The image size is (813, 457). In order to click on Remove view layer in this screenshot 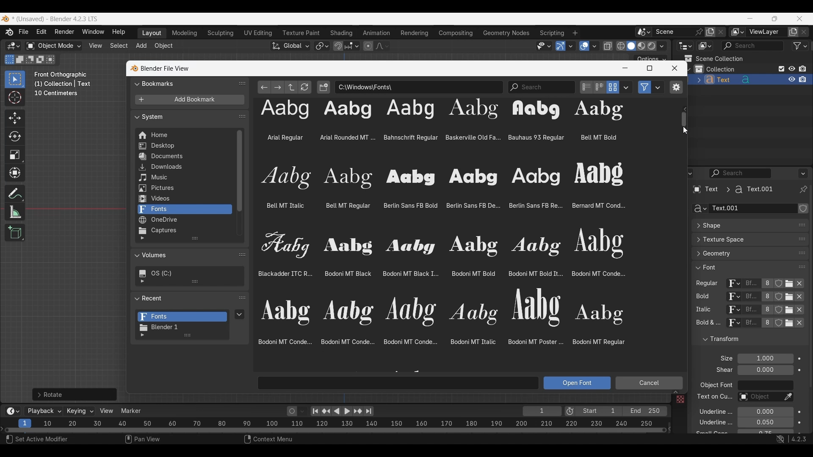, I will do `click(804, 32)`.